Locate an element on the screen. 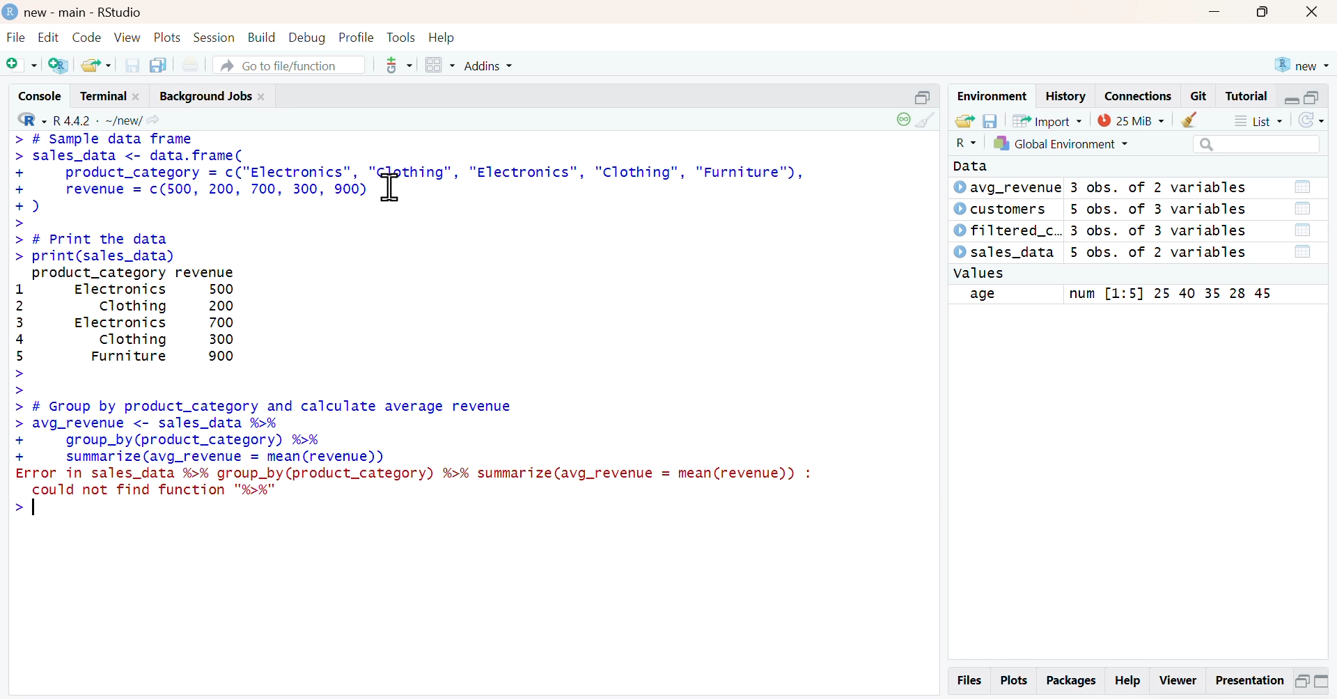 Image resolution: width=1337 pixels, height=699 pixels. clear is located at coordinates (1193, 119).